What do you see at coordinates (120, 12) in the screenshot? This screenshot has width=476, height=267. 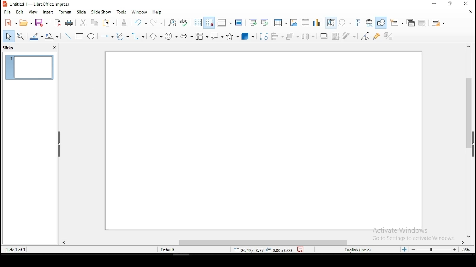 I see `tools` at bounding box center [120, 12].